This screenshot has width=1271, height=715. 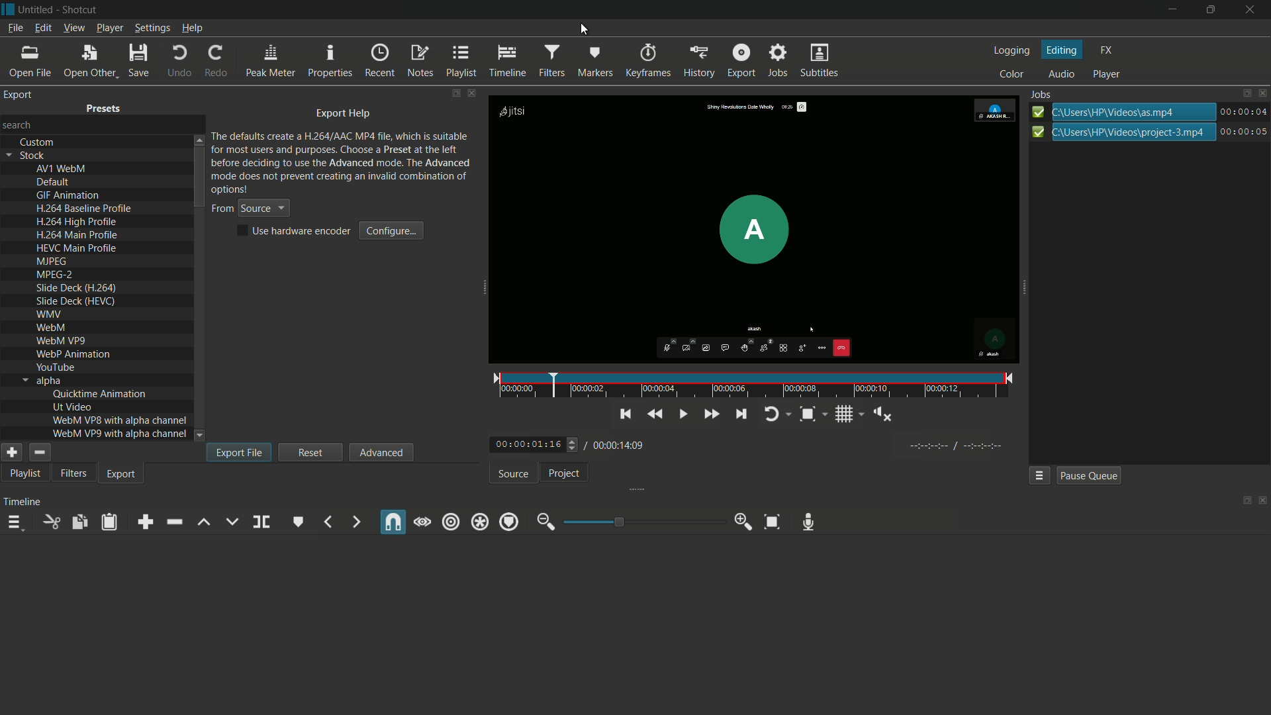 I want to click on previous marker, so click(x=327, y=522).